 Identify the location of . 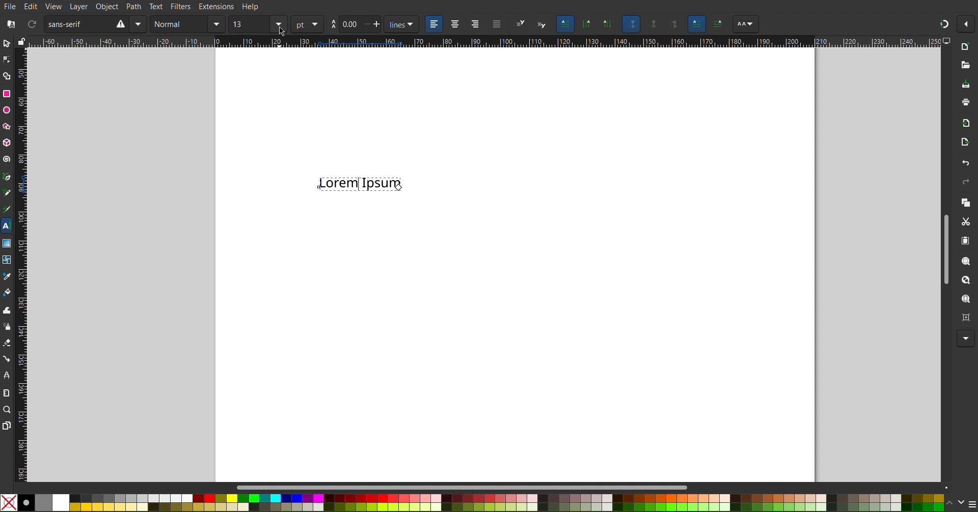
(672, 25).